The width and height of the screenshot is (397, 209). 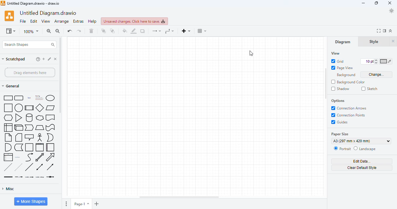 What do you see at coordinates (50, 167) in the screenshot?
I see `directional connector` at bounding box center [50, 167].